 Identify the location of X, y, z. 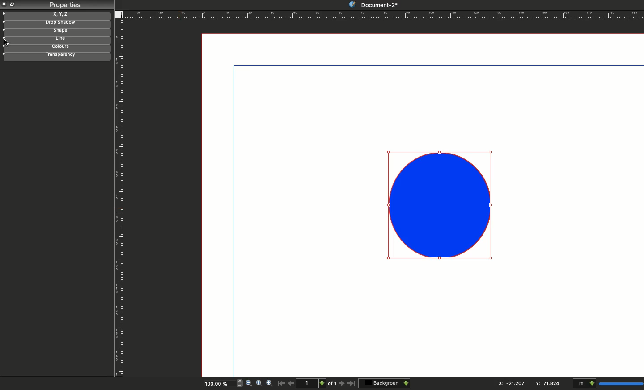
(57, 14).